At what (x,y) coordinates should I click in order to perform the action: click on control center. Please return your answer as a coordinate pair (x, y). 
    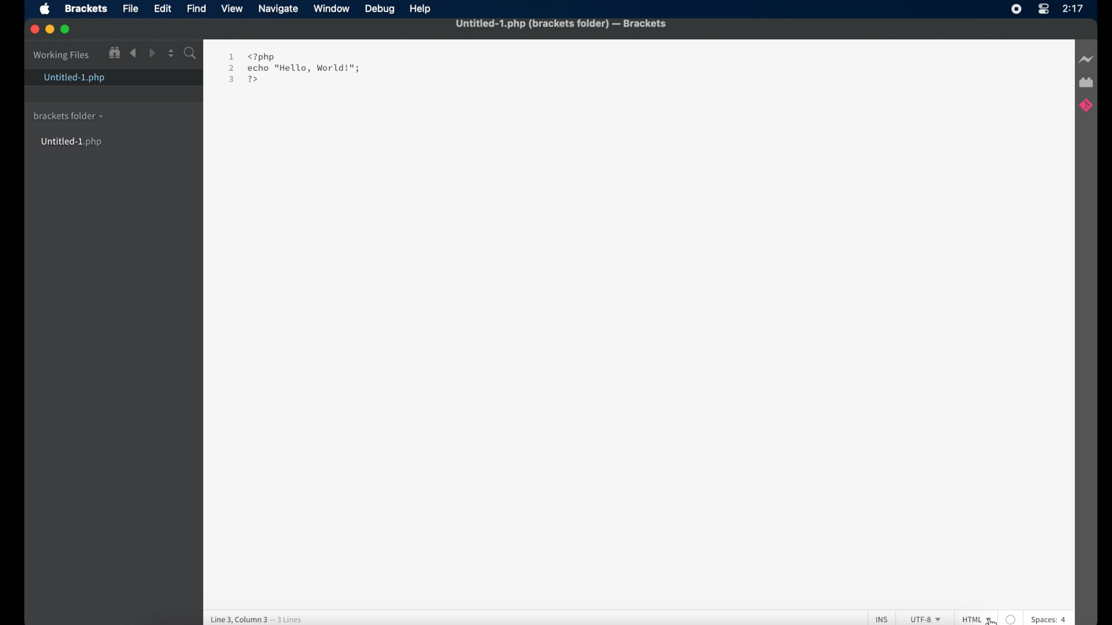
    Looking at the image, I should click on (1043, 10).